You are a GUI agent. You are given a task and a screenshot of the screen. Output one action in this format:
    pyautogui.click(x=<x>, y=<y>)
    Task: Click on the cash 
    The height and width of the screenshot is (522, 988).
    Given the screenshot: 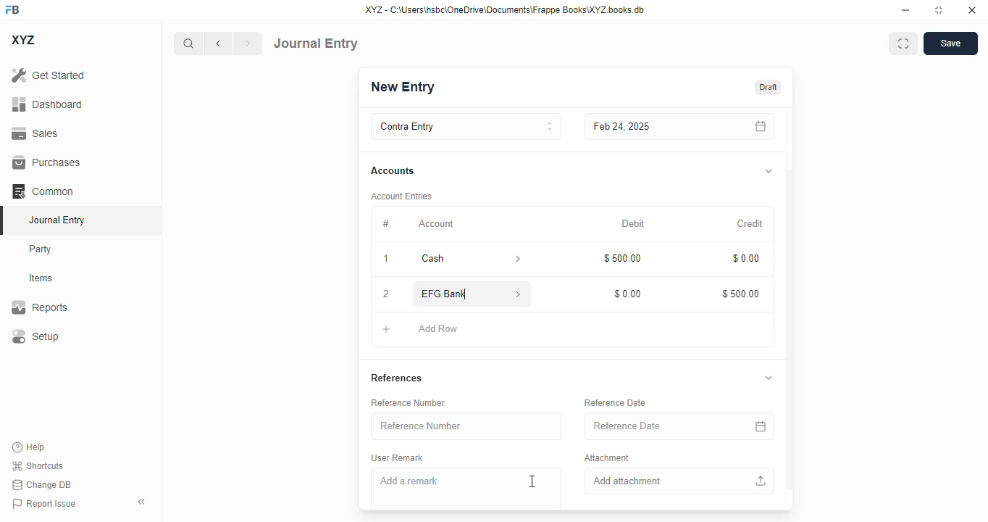 What is the action you would take?
    pyautogui.click(x=450, y=259)
    